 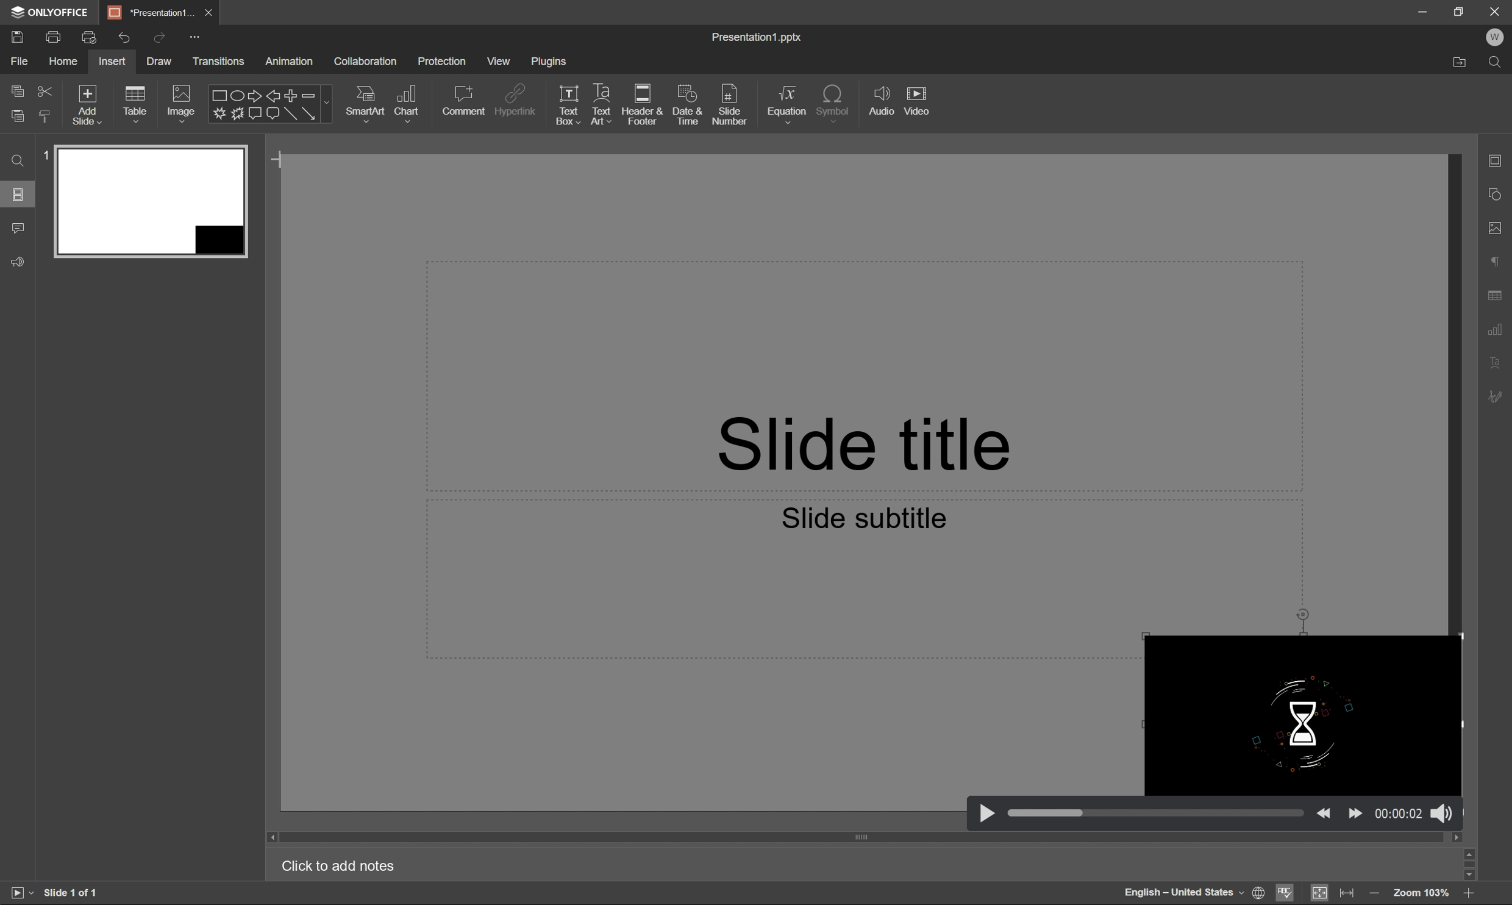 I want to click on slide number, so click(x=733, y=107).